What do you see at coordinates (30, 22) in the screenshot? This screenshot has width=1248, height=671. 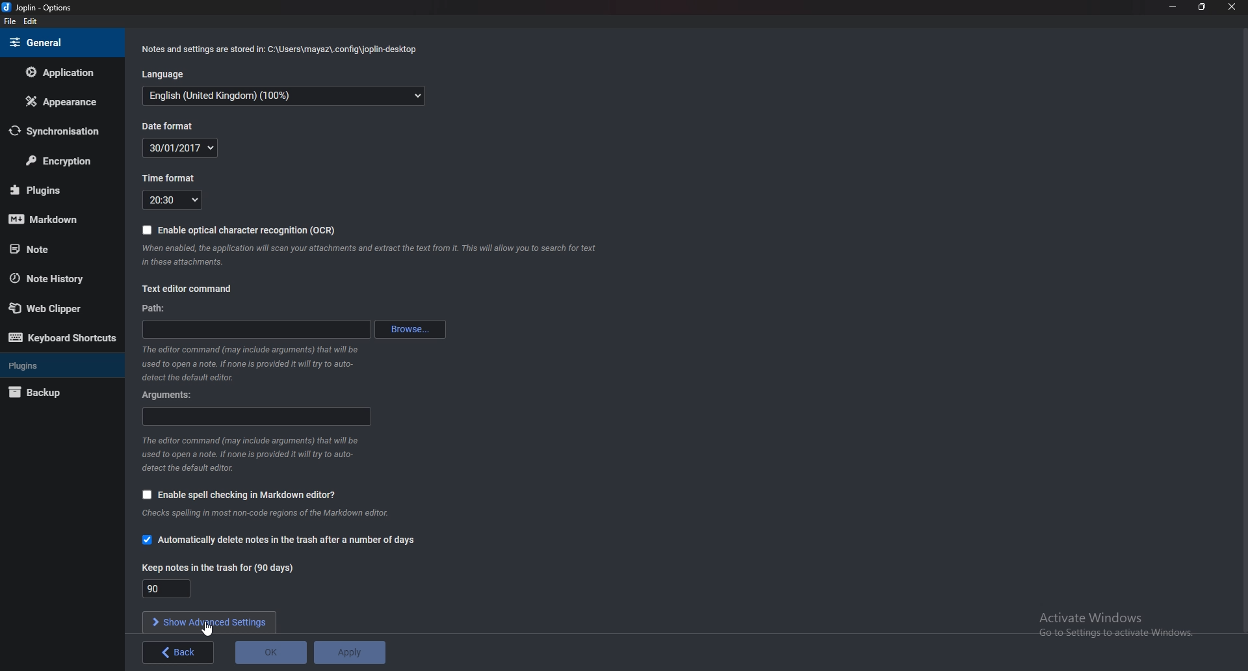 I see `Edit` at bounding box center [30, 22].